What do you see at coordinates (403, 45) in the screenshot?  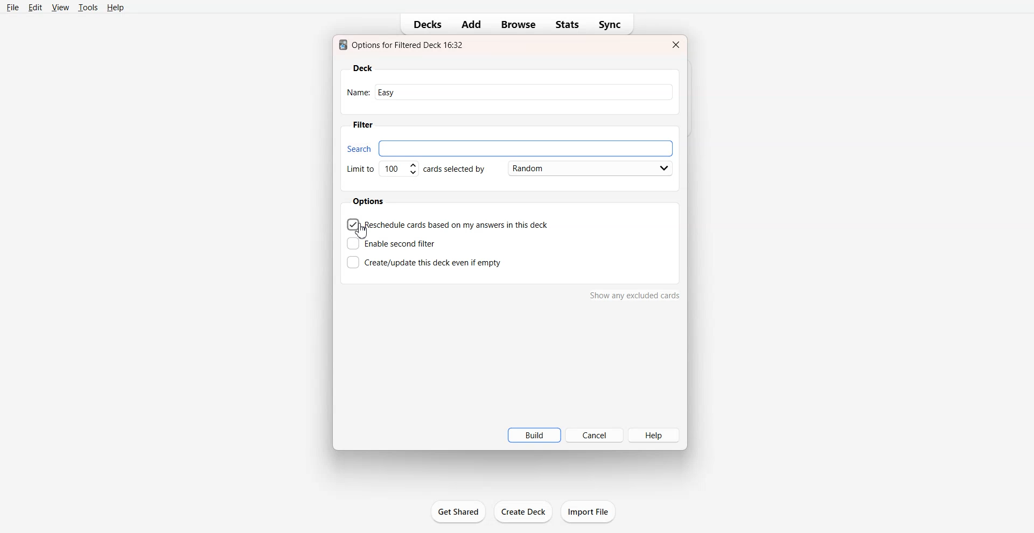 I see `Text` at bounding box center [403, 45].